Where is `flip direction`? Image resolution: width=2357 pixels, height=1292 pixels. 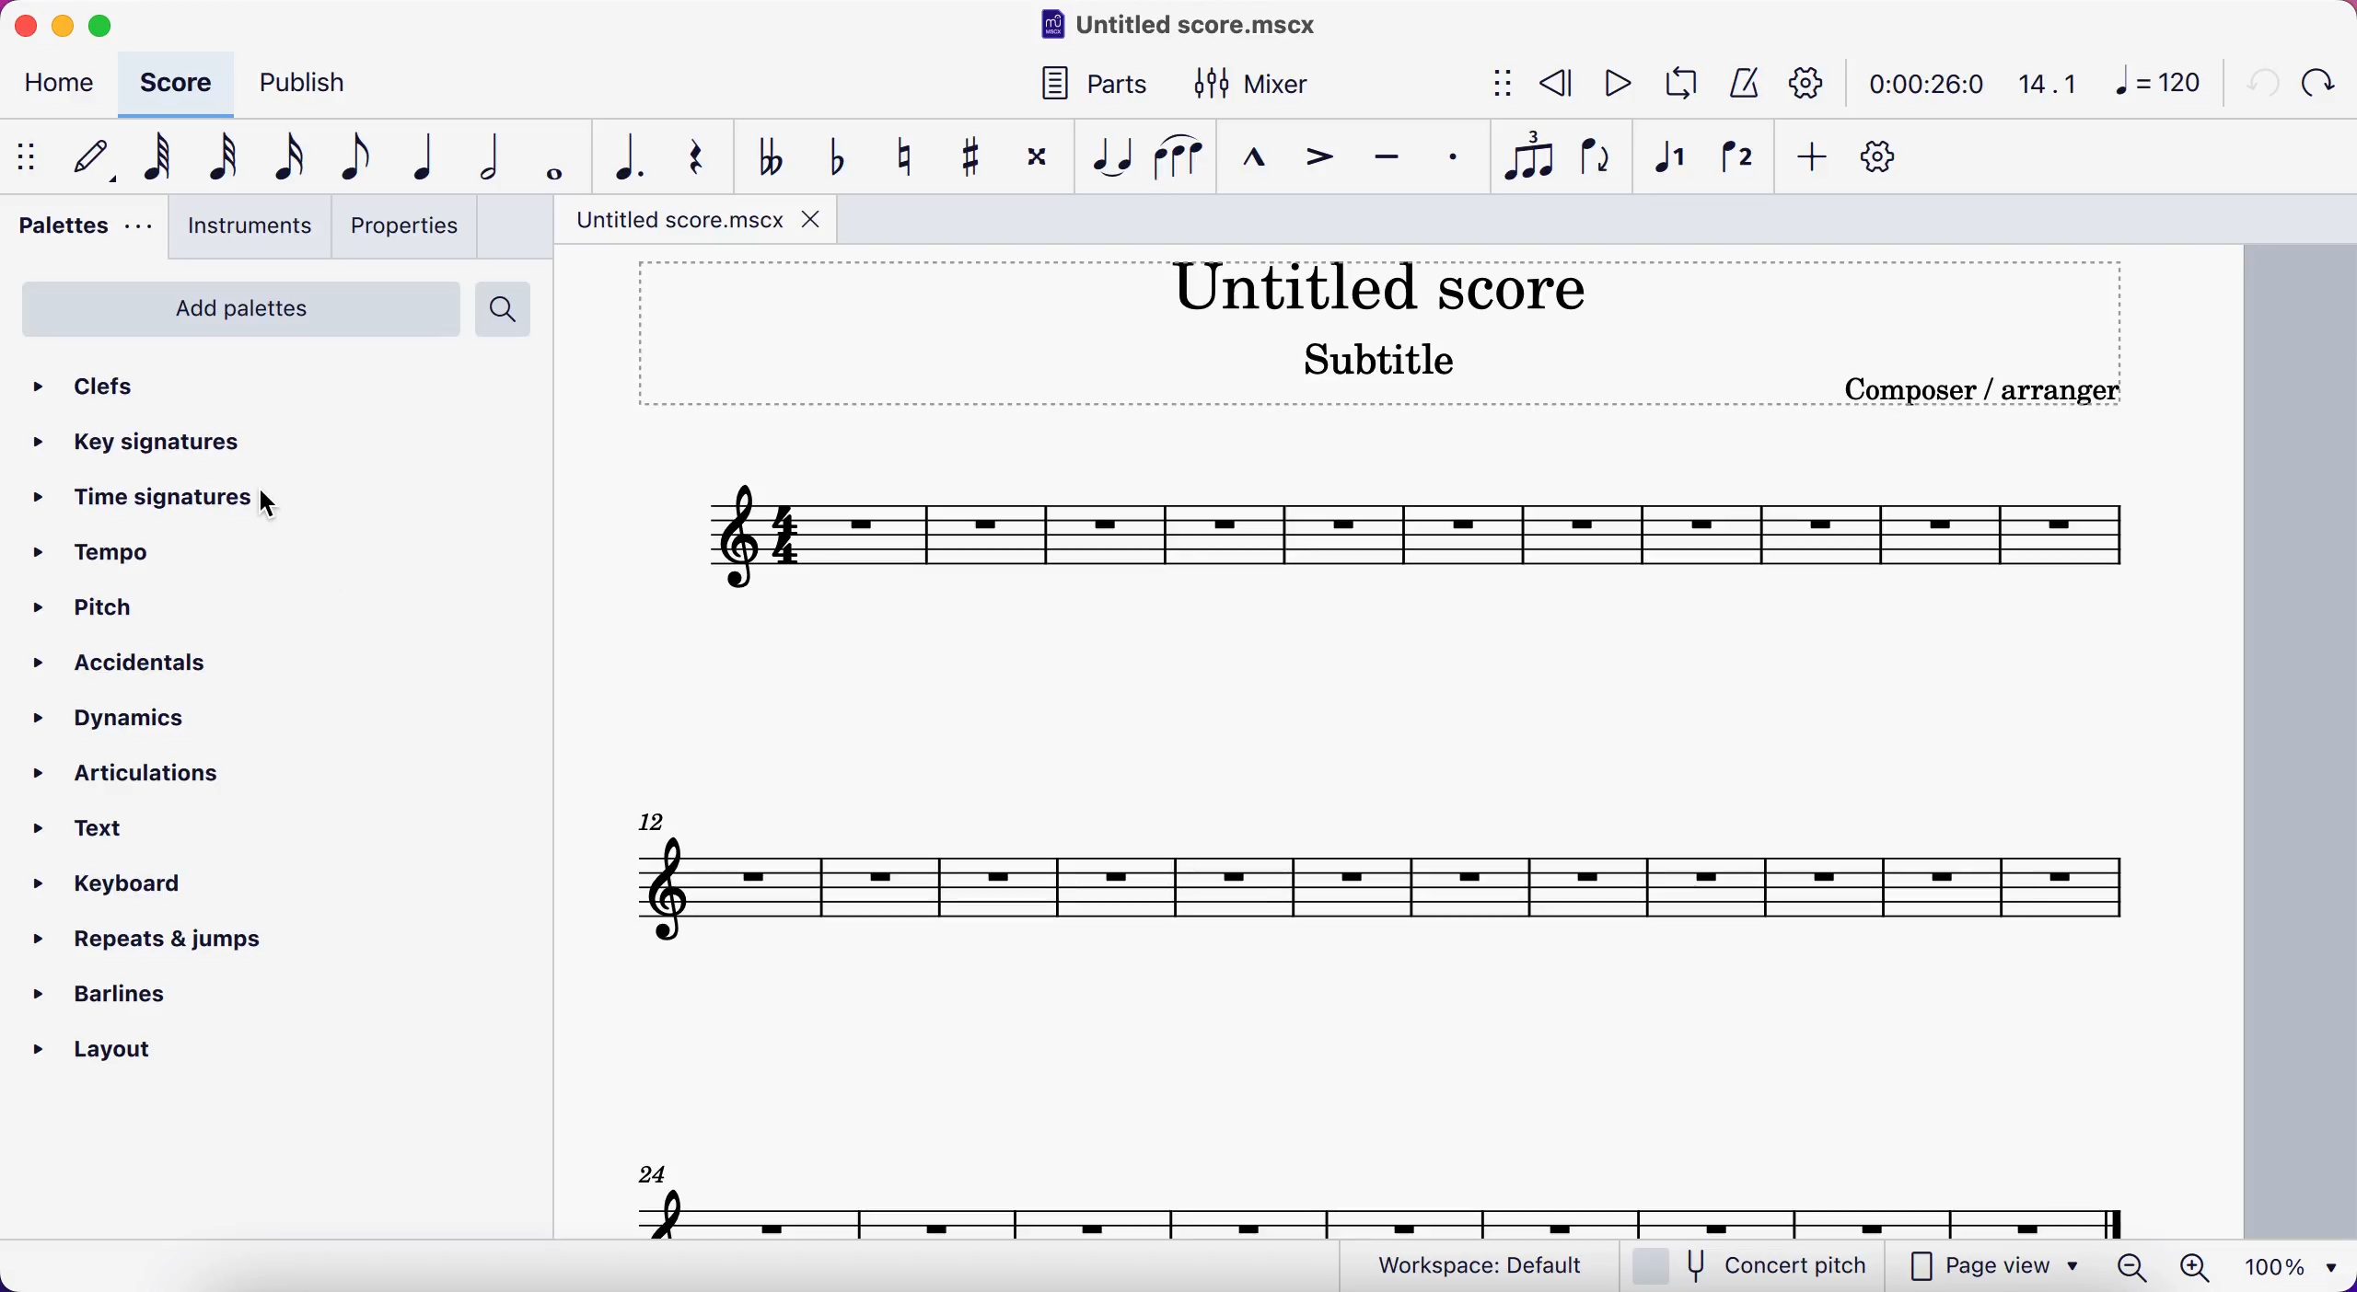 flip direction is located at coordinates (1594, 156).